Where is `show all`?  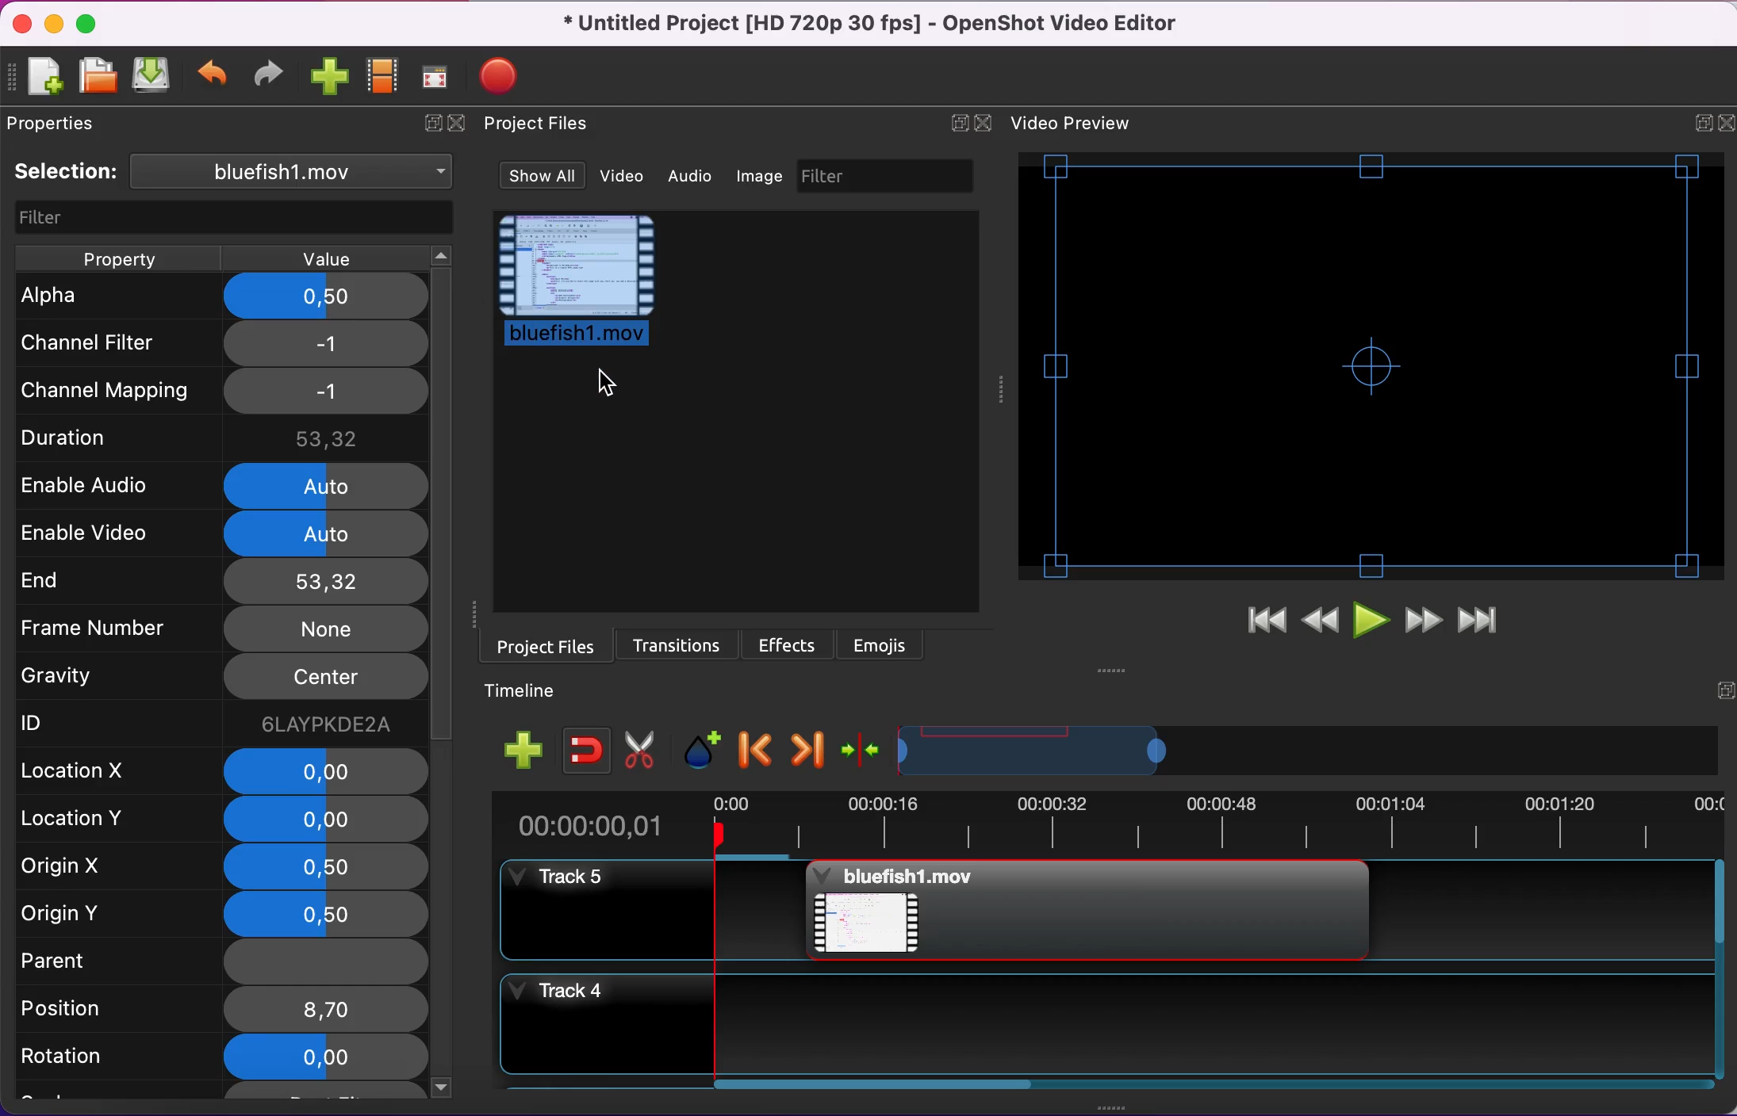 show all is located at coordinates (545, 174).